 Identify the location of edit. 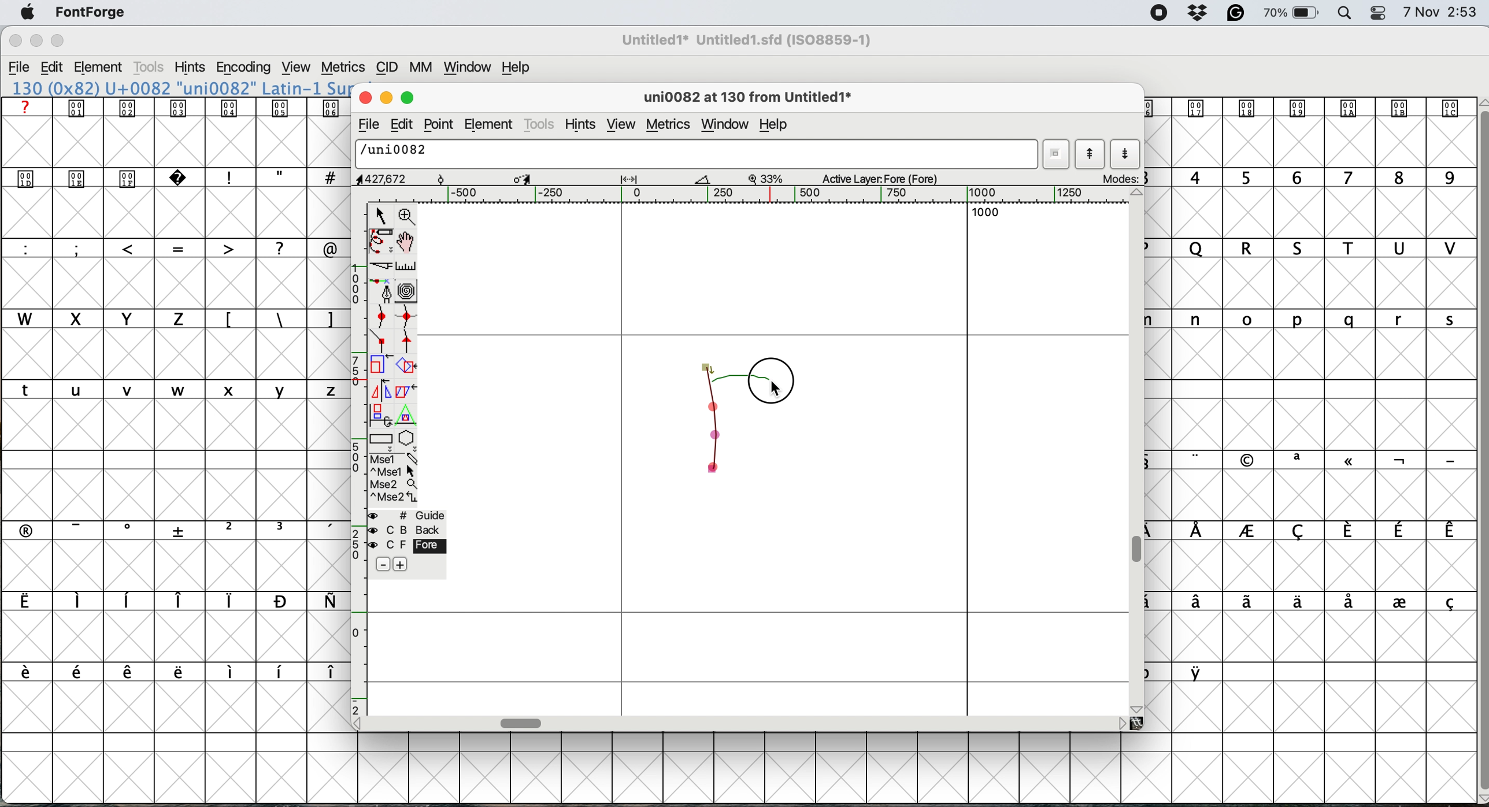
(405, 124).